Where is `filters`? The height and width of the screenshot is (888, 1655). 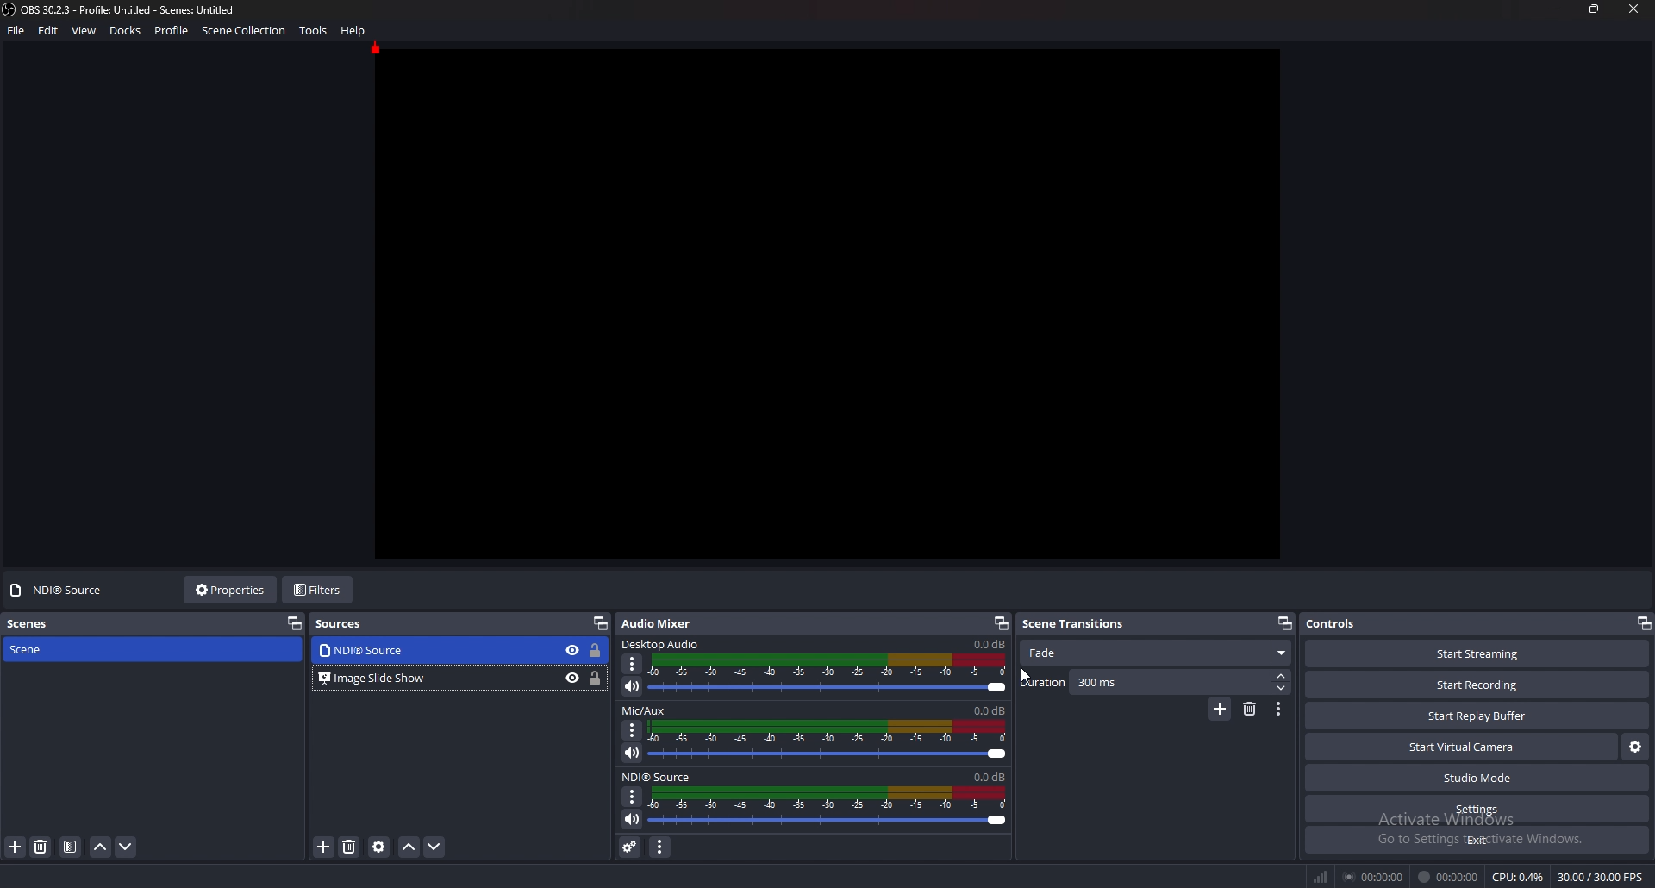 filters is located at coordinates (318, 591).